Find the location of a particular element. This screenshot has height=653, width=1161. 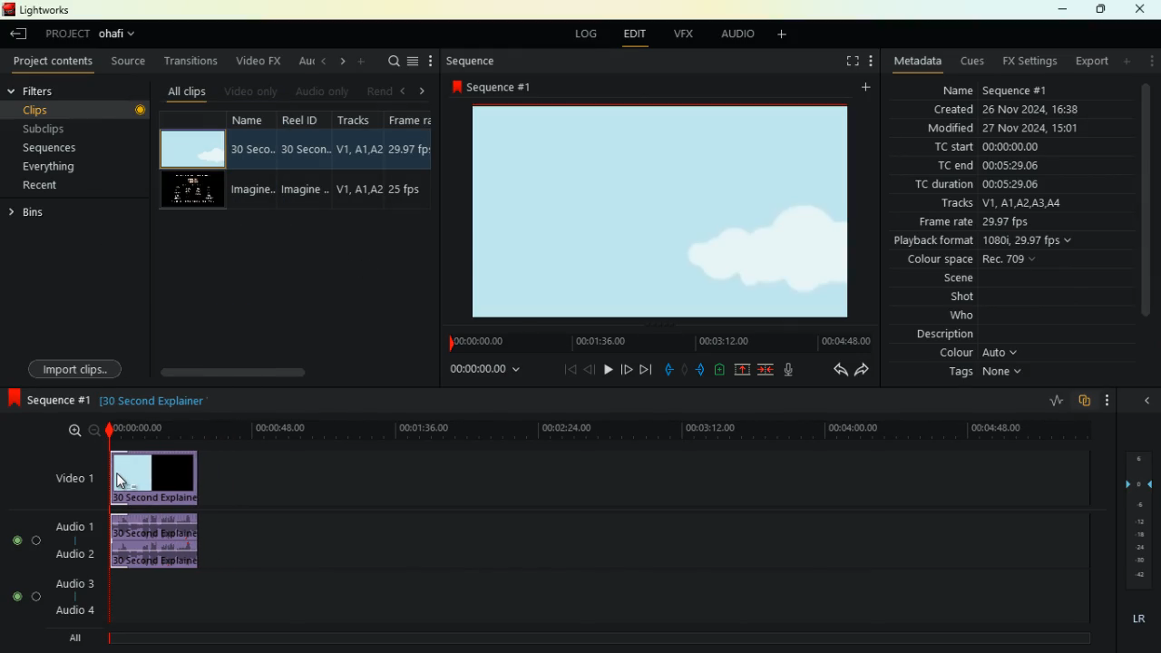

tc start 00:00:00:00 is located at coordinates (1010, 148).